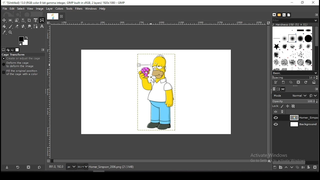  Describe the element at coordinates (10, 32) in the screenshot. I see `zoom tool` at that location.